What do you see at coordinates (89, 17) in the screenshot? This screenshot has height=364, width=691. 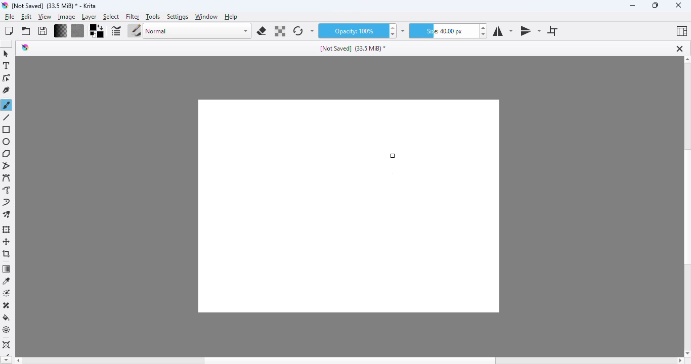 I see `layer` at bounding box center [89, 17].